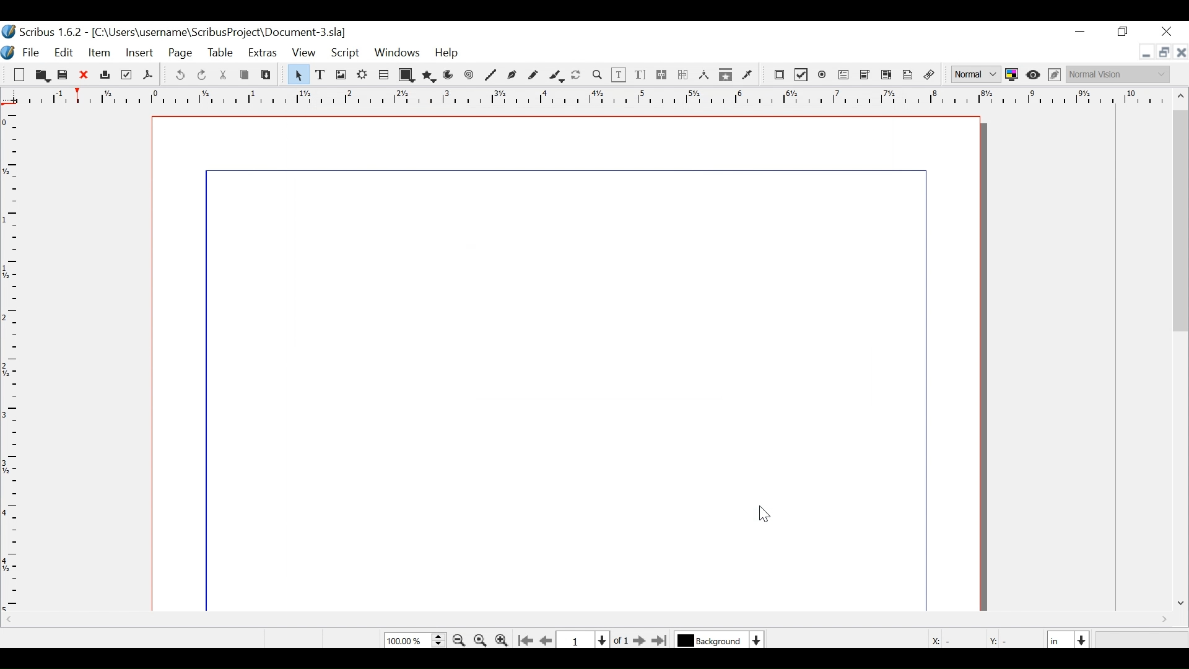  What do you see at coordinates (976, 74) in the screenshot?
I see `Select Image Preview` at bounding box center [976, 74].